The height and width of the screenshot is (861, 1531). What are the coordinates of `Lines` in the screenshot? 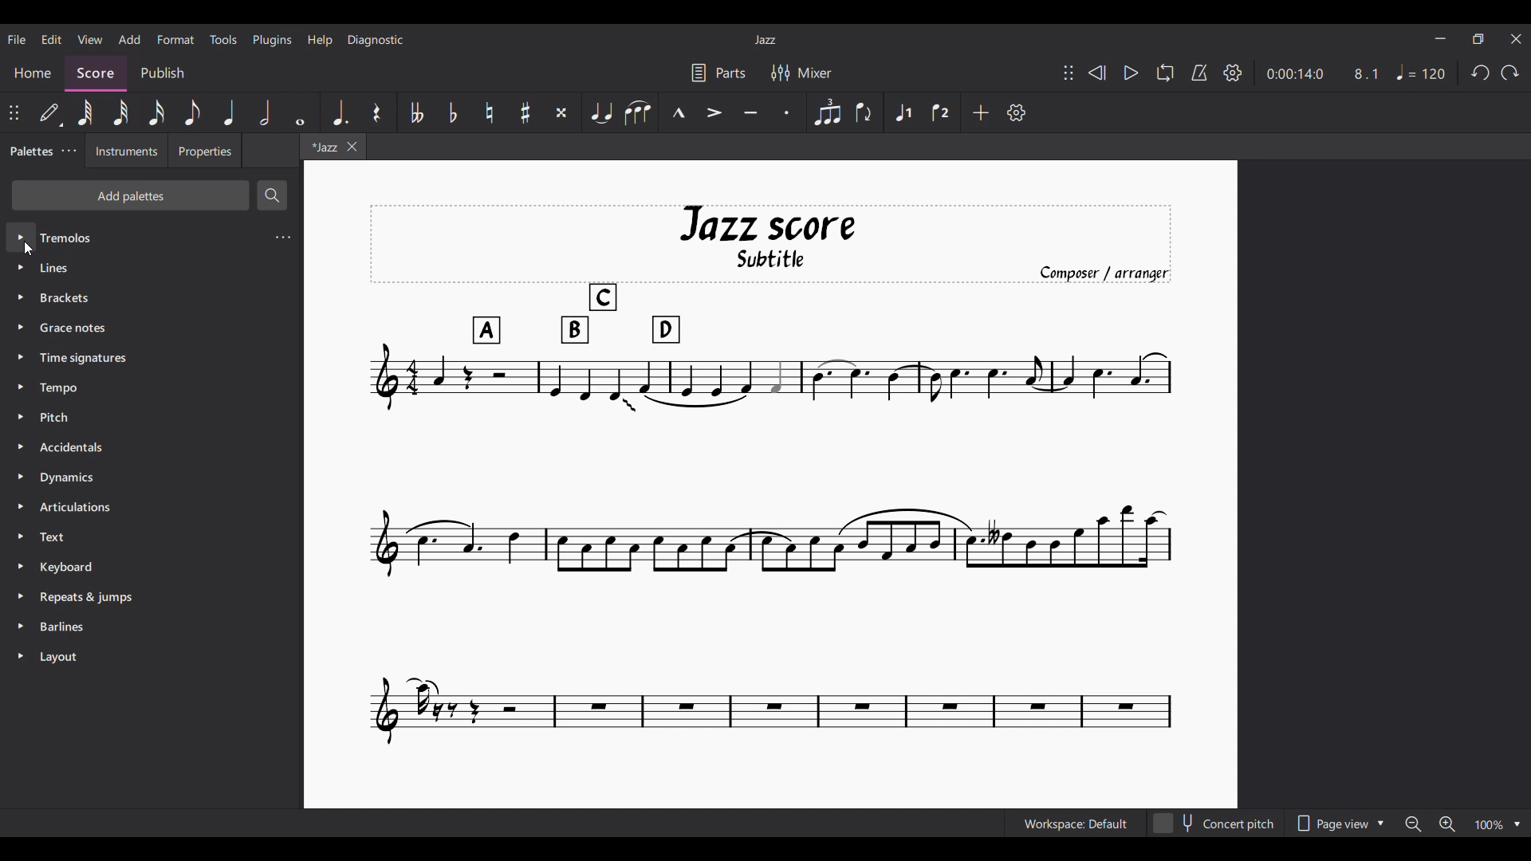 It's located at (150, 267).